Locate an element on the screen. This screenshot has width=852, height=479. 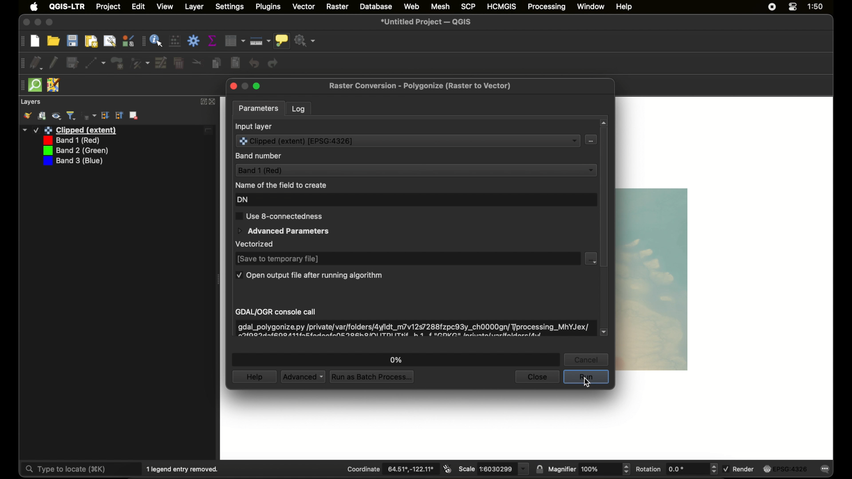
current crs is located at coordinates (784, 469).